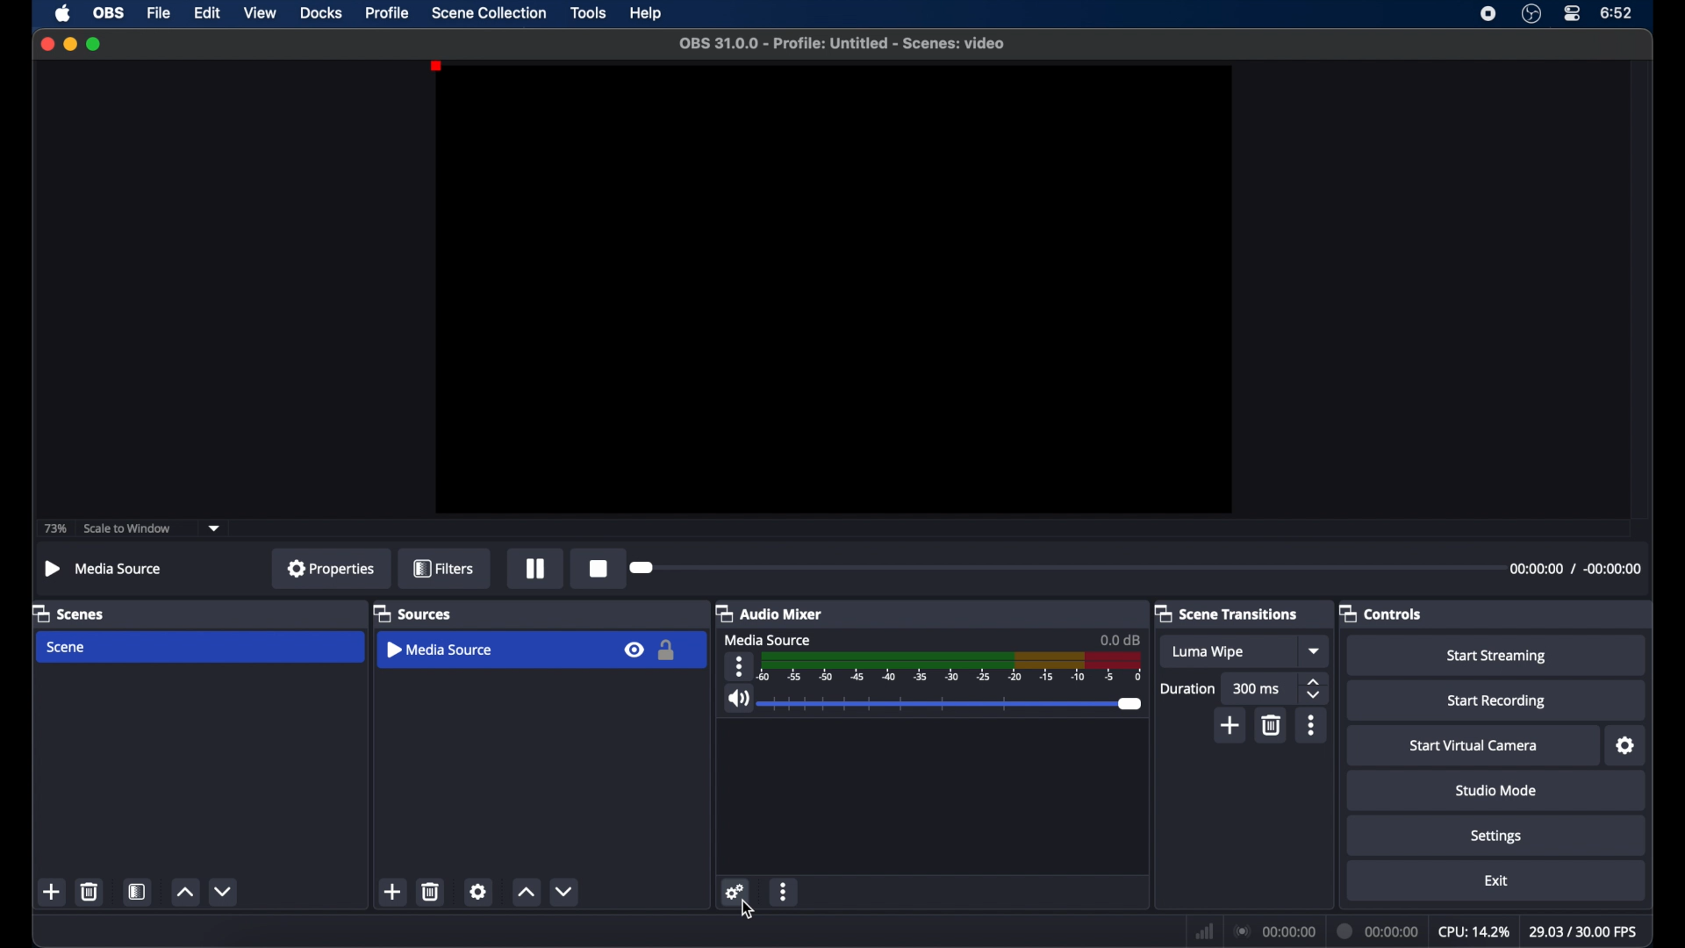  Describe the element at coordinates (1618, 14) in the screenshot. I see `time` at that location.